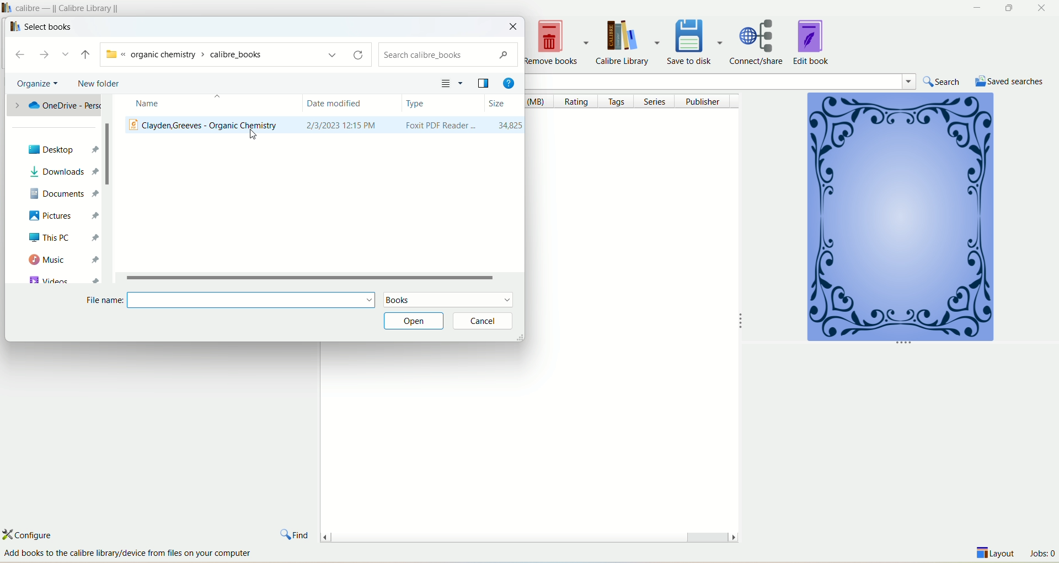  Describe the element at coordinates (84, 55) in the screenshot. I see `upto` at that location.